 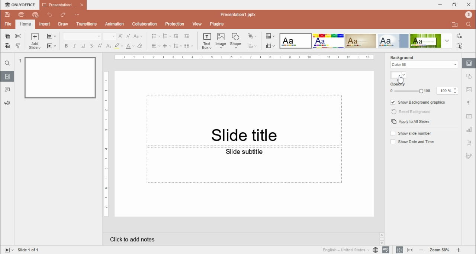 I want to click on select all, so click(x=460, y=46).